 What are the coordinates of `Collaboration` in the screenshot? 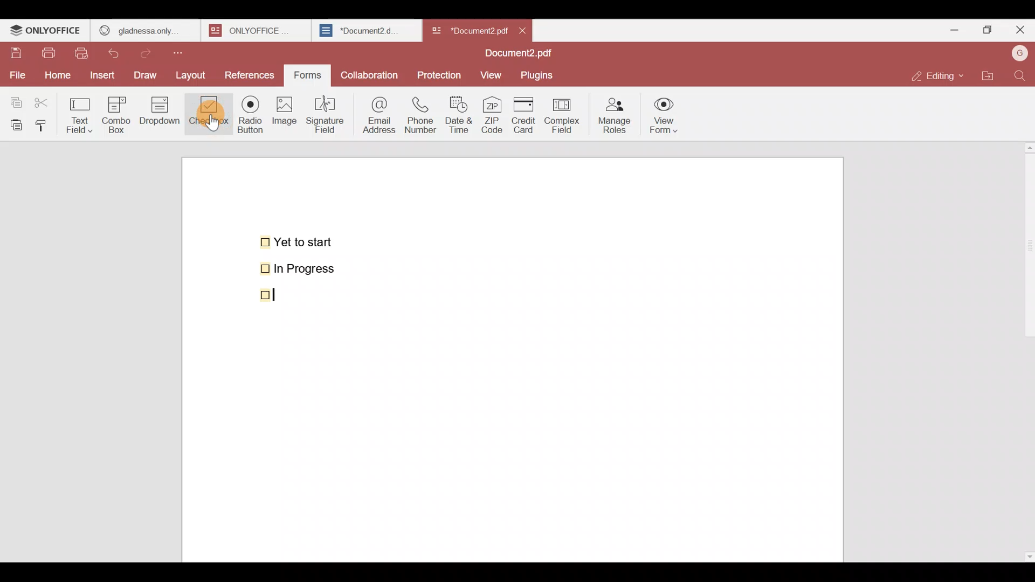 It's located at (370, 72).